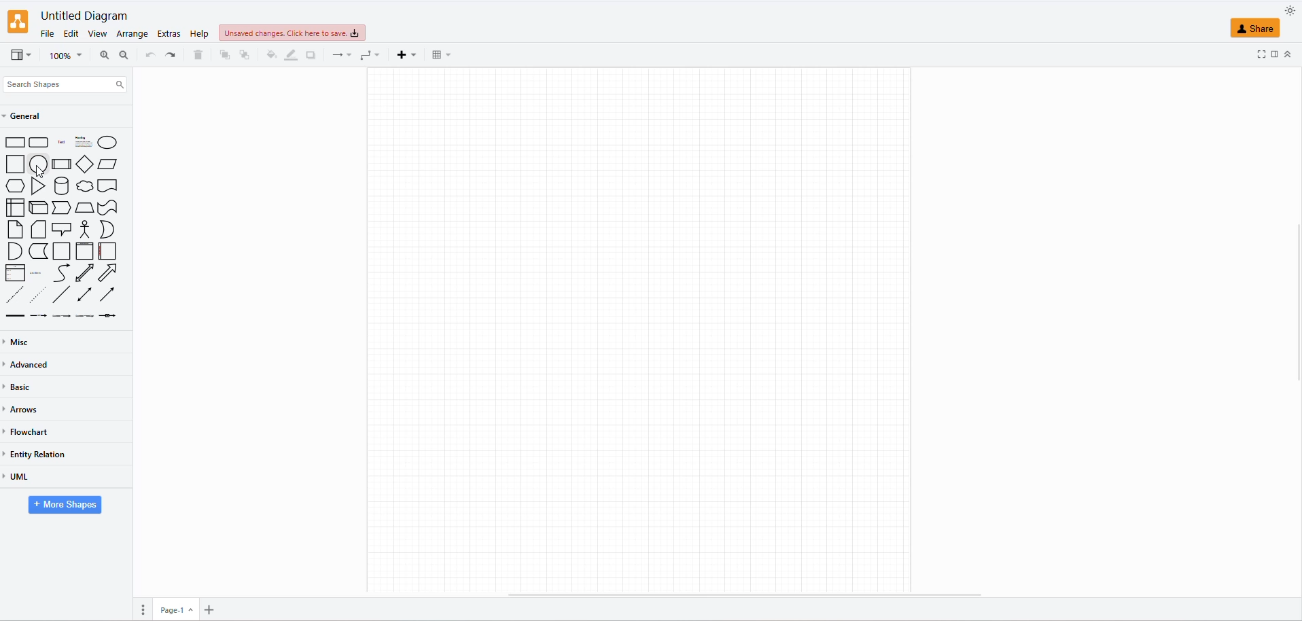 The height and width of the screenshot is (621, 1302). I want to click on ARRANGE, so click(131, 35).